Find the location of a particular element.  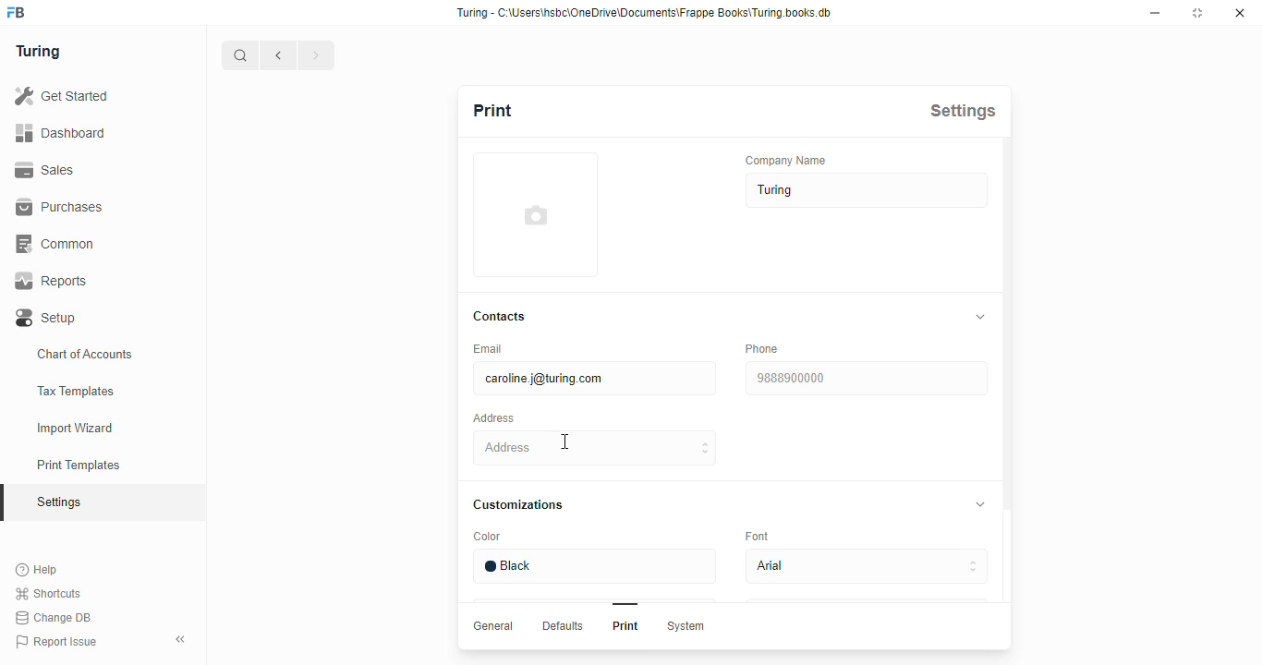

email is located at coordinates (490, 348).